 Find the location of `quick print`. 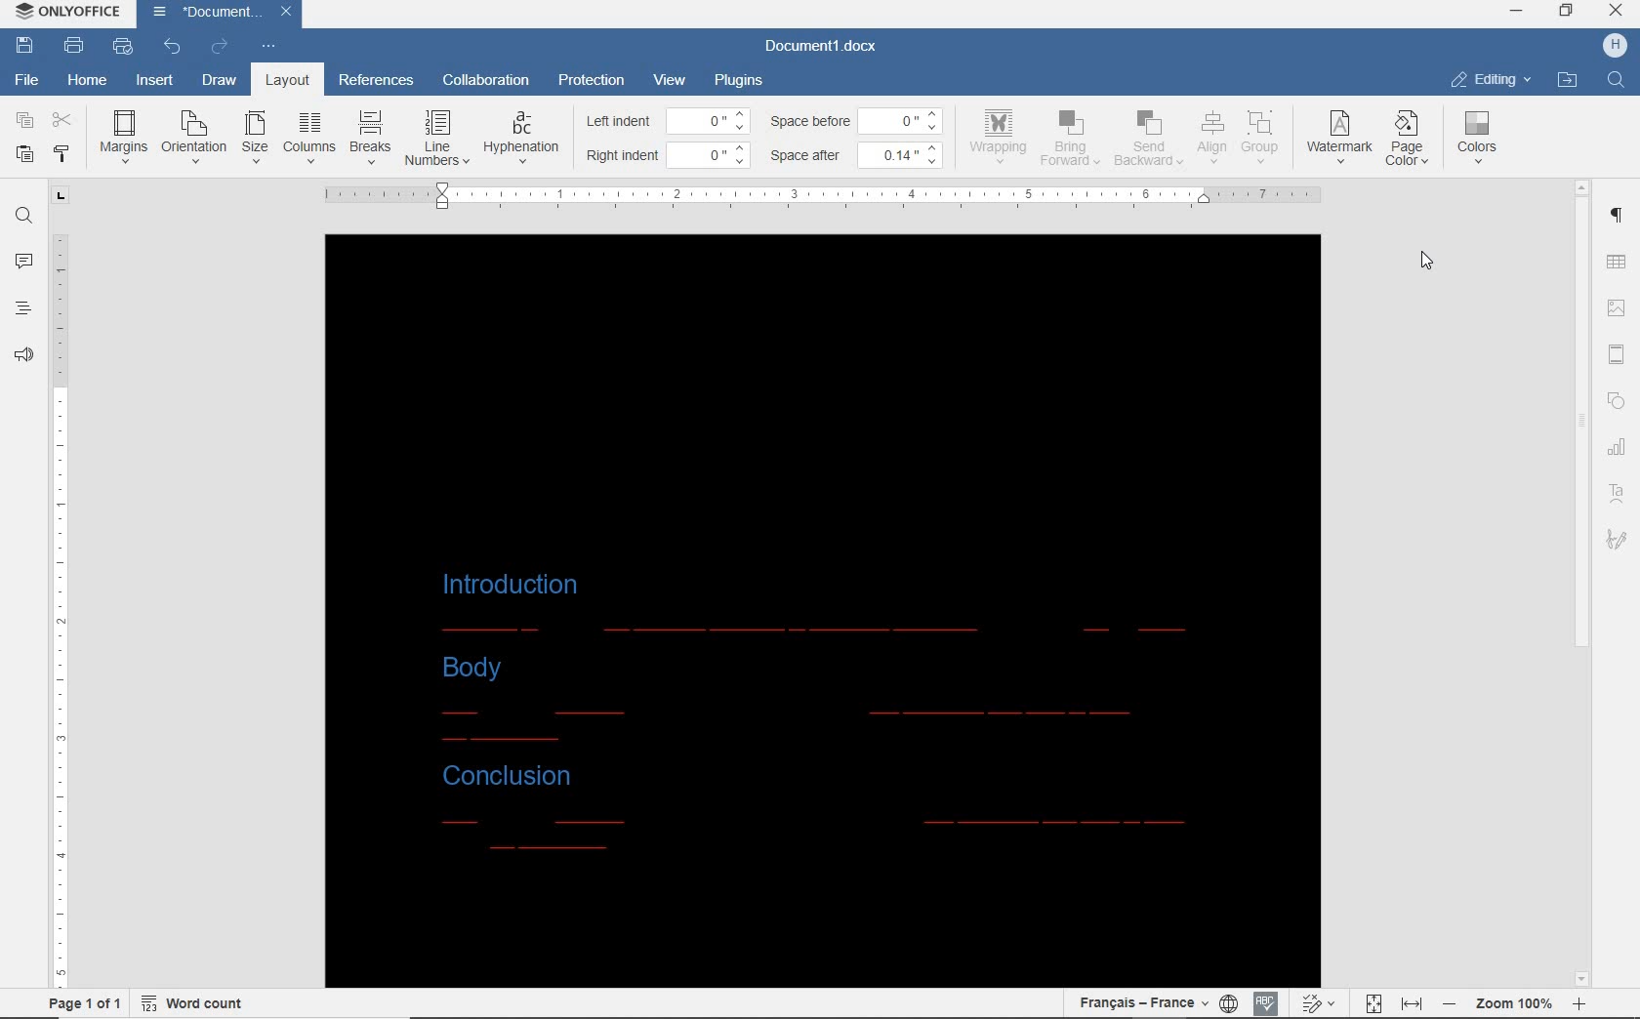

quick print is located at coordinates (123, 48).